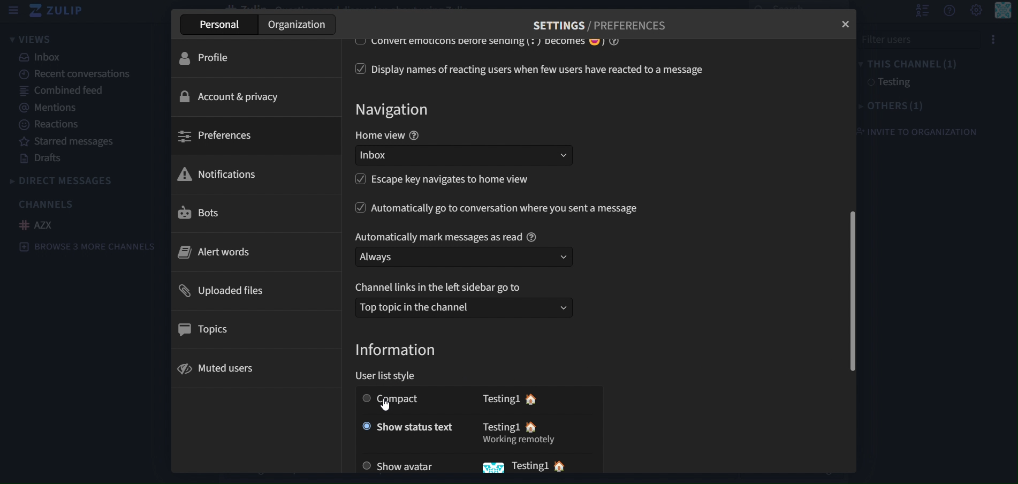  Describe the element at coordinates (520, 442) in the screenshot. I see `Working remotely` at that location.